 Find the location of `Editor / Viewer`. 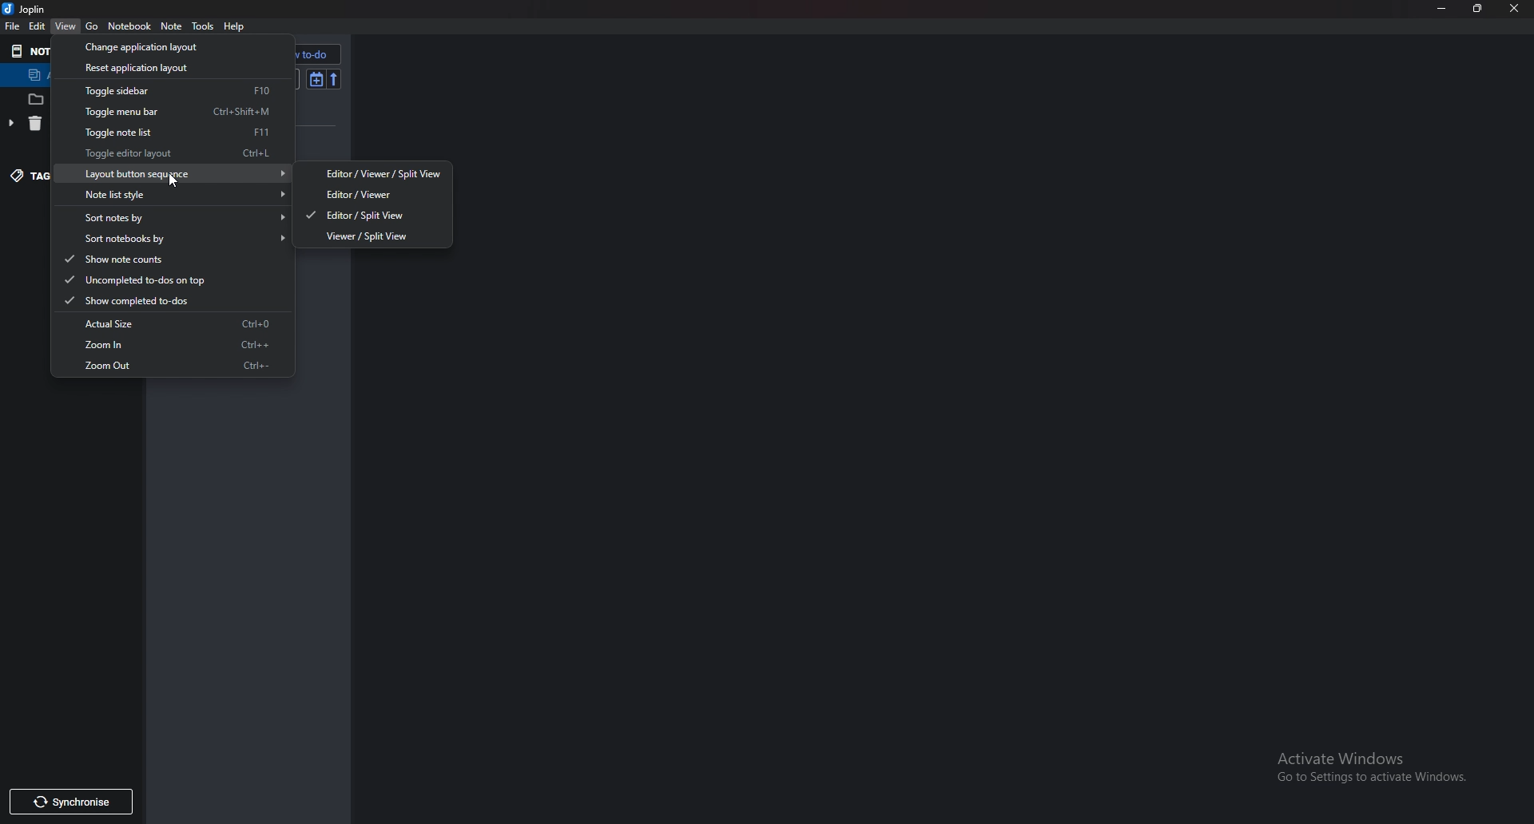

Editor / Viewer is located at coordinates (357, 194).